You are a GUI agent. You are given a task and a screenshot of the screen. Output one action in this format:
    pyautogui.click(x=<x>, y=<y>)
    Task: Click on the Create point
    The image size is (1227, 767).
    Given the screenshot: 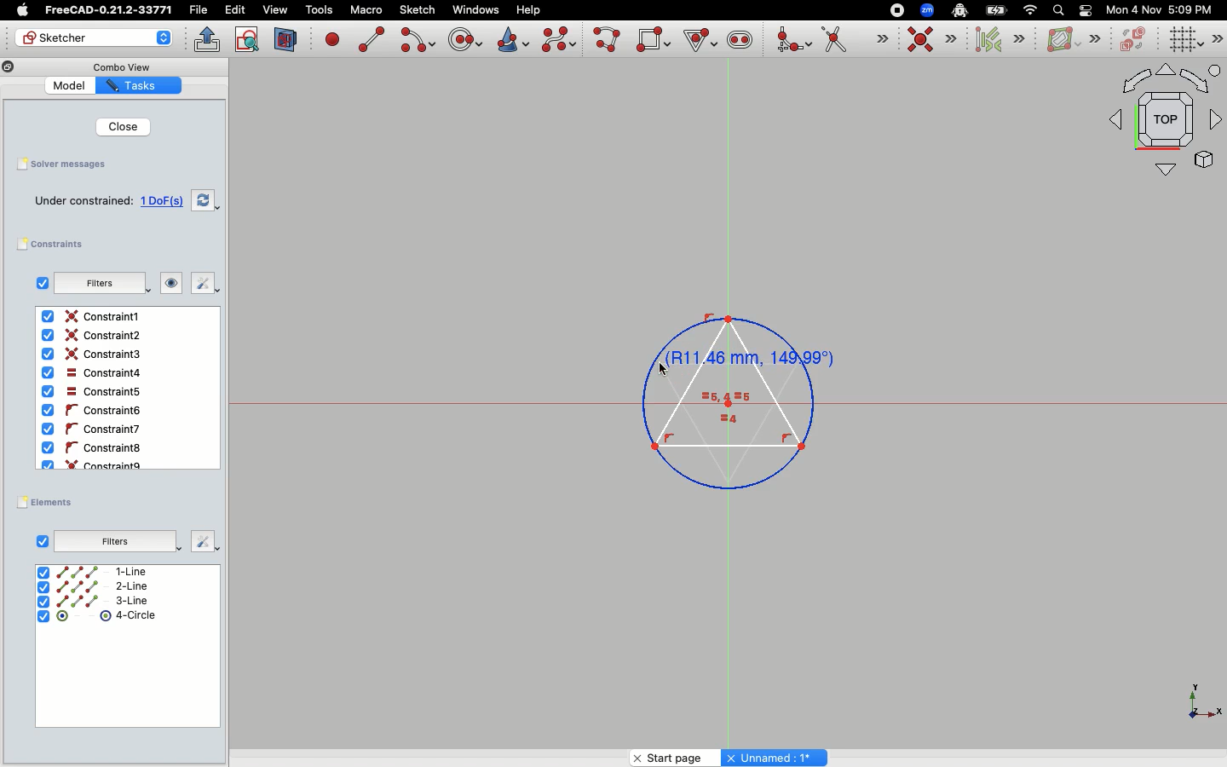 What is the action you would take?
    pyautogui.click(x=333, y=38)
    